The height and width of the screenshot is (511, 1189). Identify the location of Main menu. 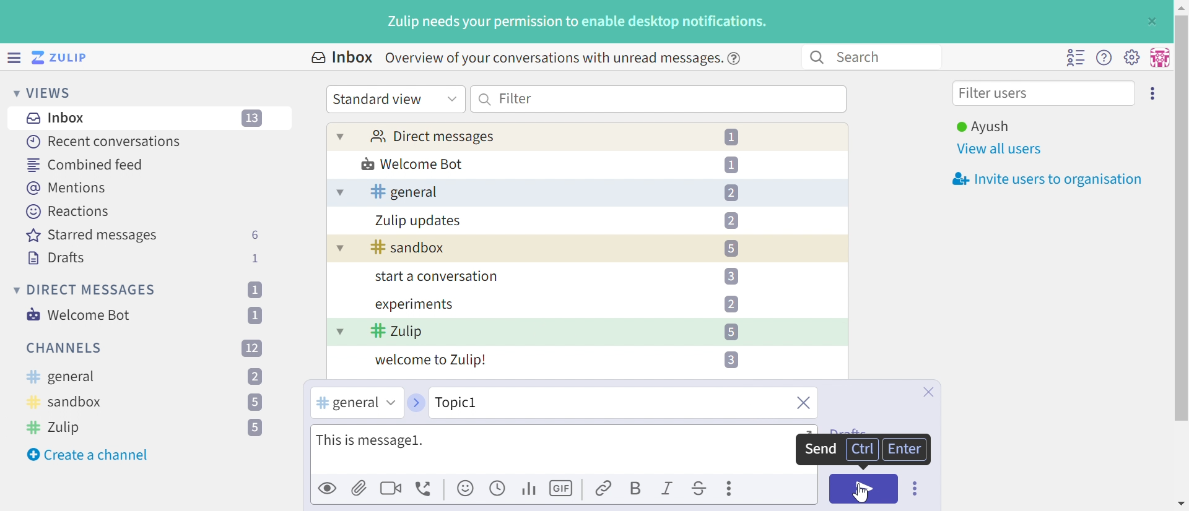
(1131, 56).